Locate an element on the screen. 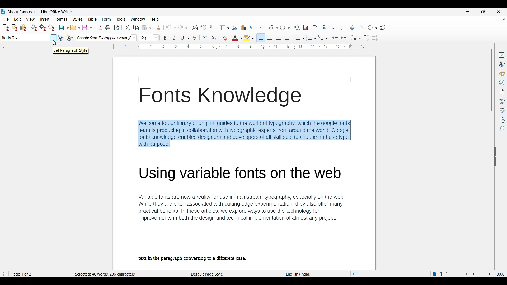 This screenshot has width=507, height=285. Horizontal scale is located at coordinates (244, 47).